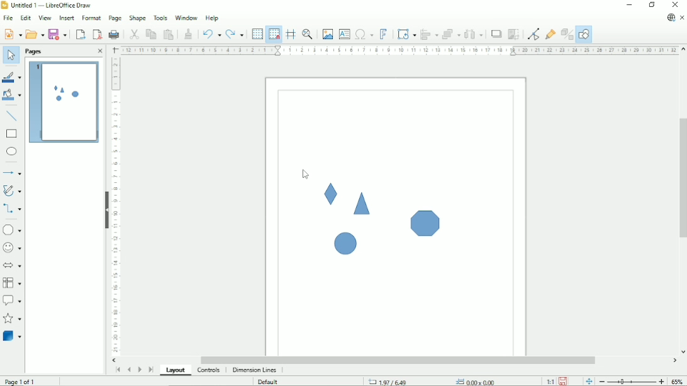 Image resolution: width=687 pixels, height=386 pixels. Describe the element at coordinates (212, 18) in the screenshot. I see `Help` at that location.